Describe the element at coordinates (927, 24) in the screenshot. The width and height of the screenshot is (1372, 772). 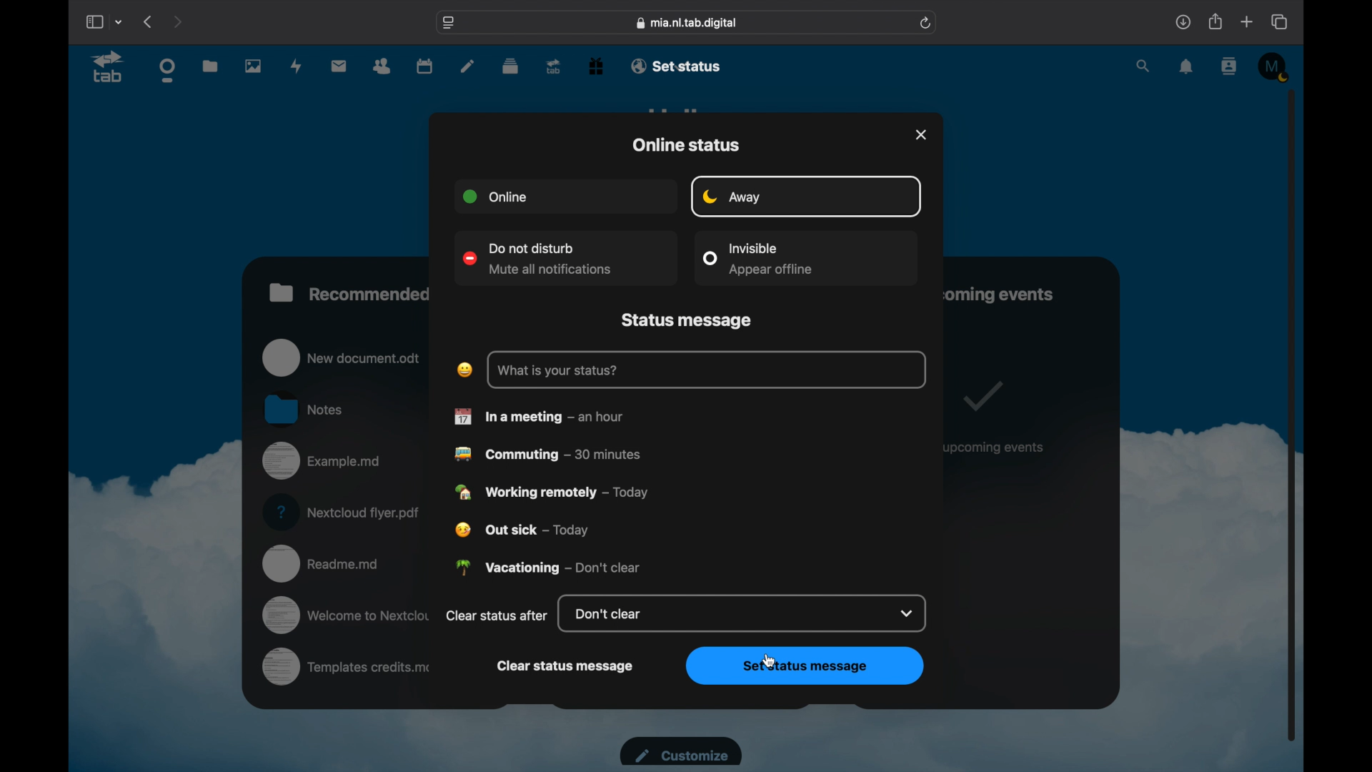
I see `refresh` at that location.